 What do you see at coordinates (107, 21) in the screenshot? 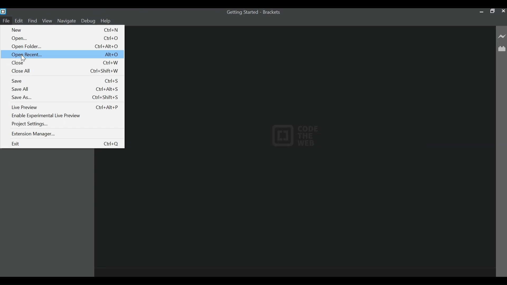
I see `Help` at bounding box center [107, 21].